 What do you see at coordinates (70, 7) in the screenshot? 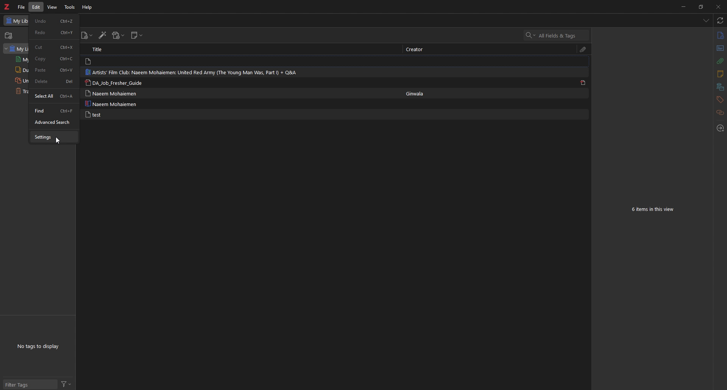
I see `tools` at bounding box center [70, 7].